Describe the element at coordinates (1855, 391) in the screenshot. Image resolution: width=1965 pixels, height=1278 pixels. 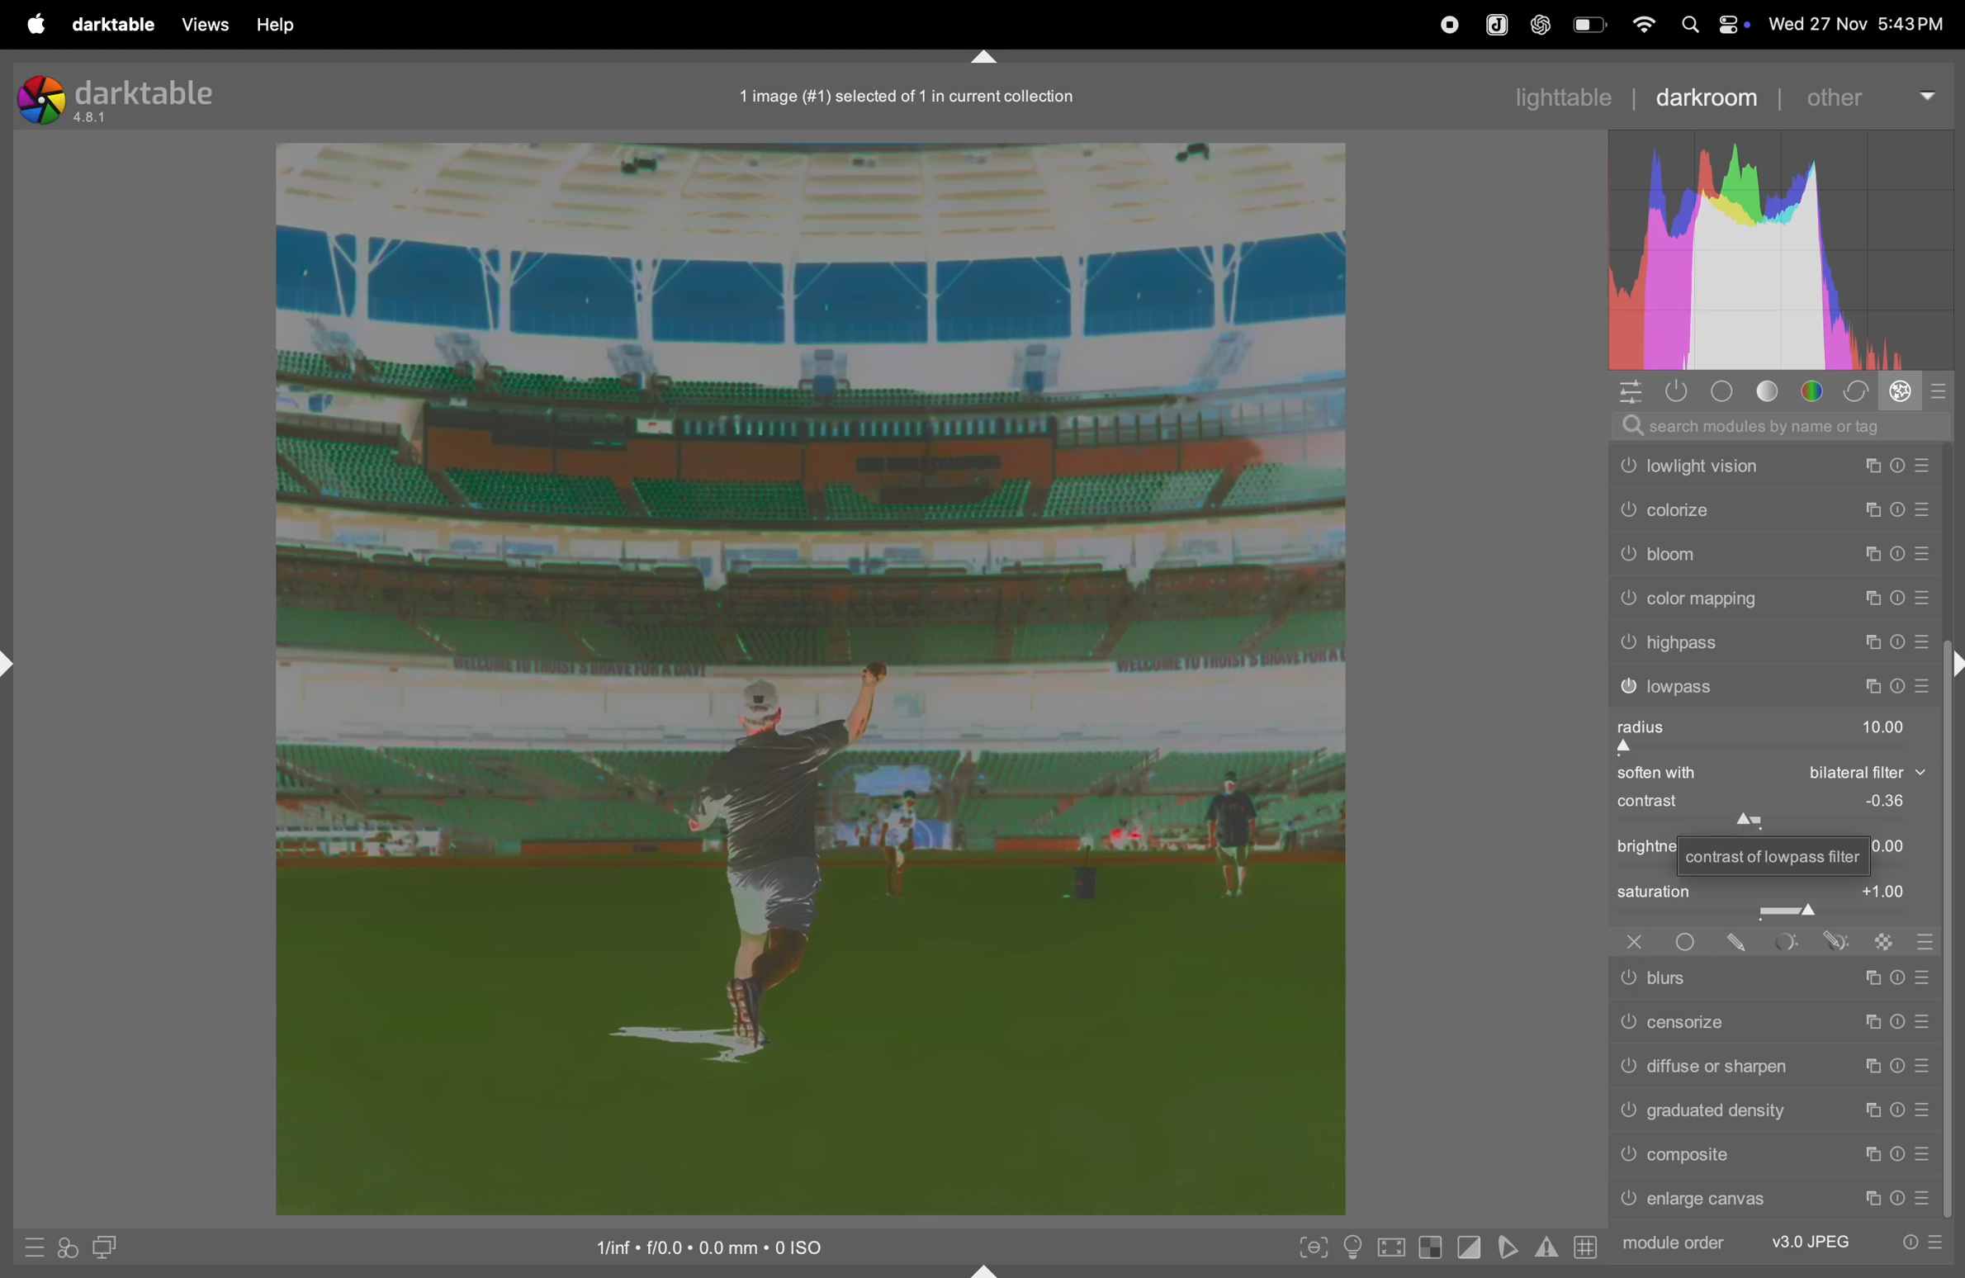
I see `correct` at that location.